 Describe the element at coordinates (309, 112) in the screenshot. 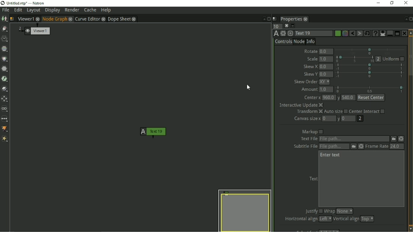

I see `Transform` at that location.